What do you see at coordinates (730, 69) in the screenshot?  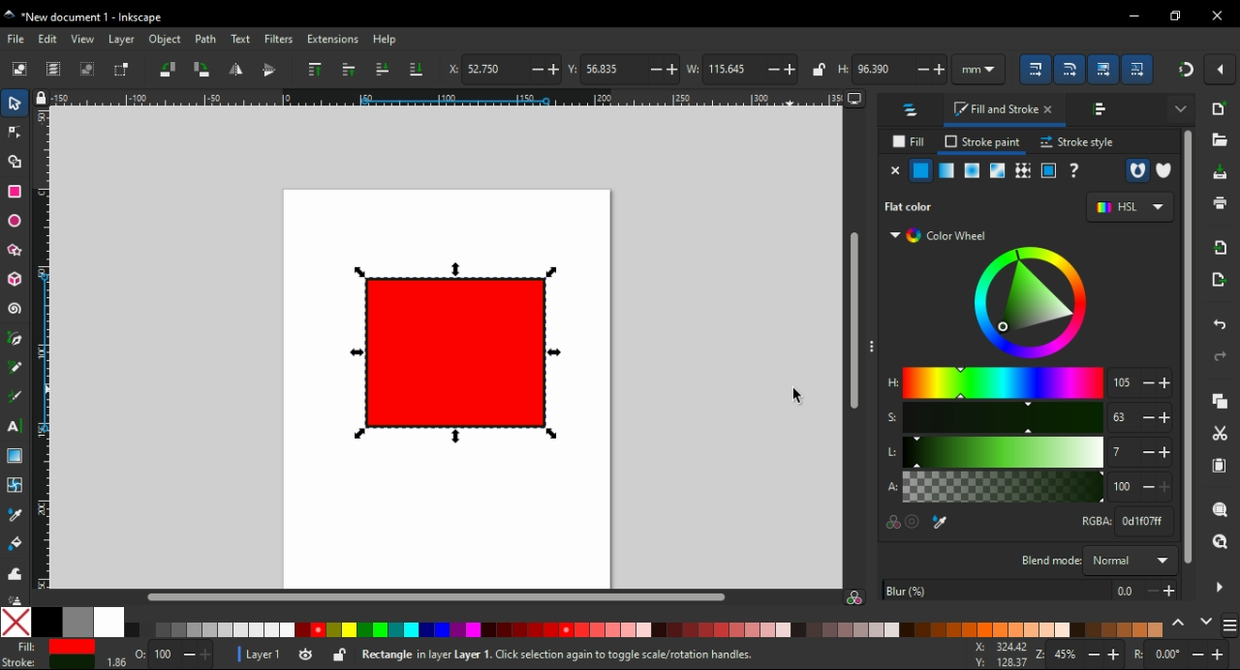 I see `115` at bounding box center [730, 69].